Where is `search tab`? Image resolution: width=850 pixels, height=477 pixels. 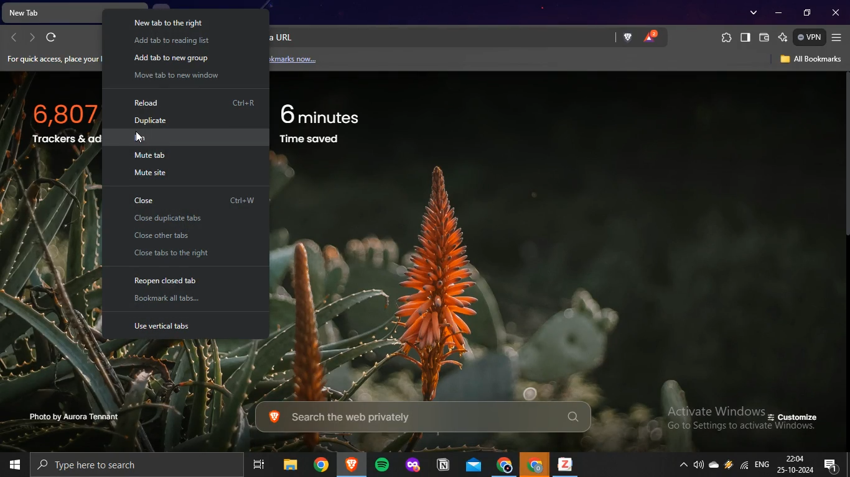 search tab is located at coordinates (416, 418).